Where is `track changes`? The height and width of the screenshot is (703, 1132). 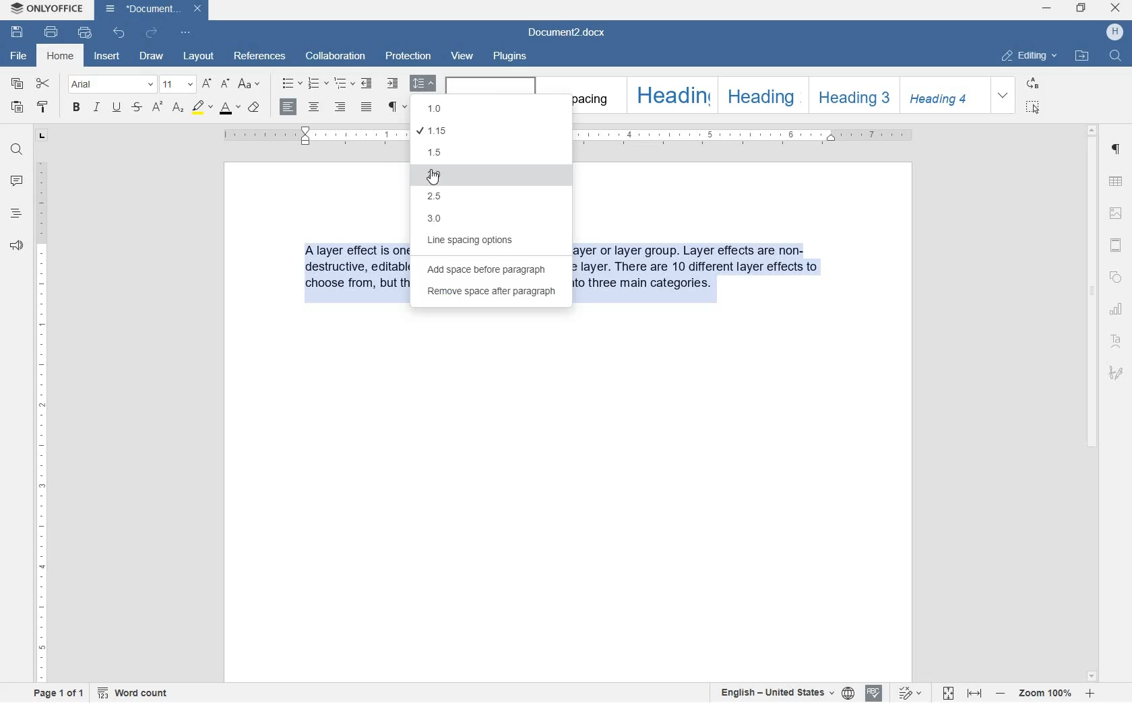 track changes is located at coordinates (911, 693).